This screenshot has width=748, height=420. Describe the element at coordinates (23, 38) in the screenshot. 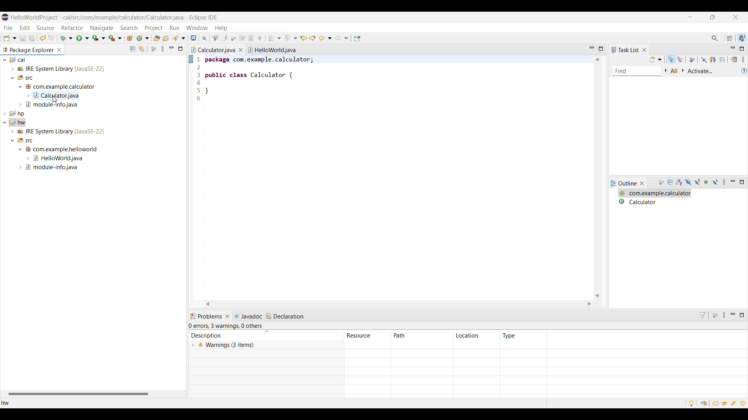

I see `Save` at that location.